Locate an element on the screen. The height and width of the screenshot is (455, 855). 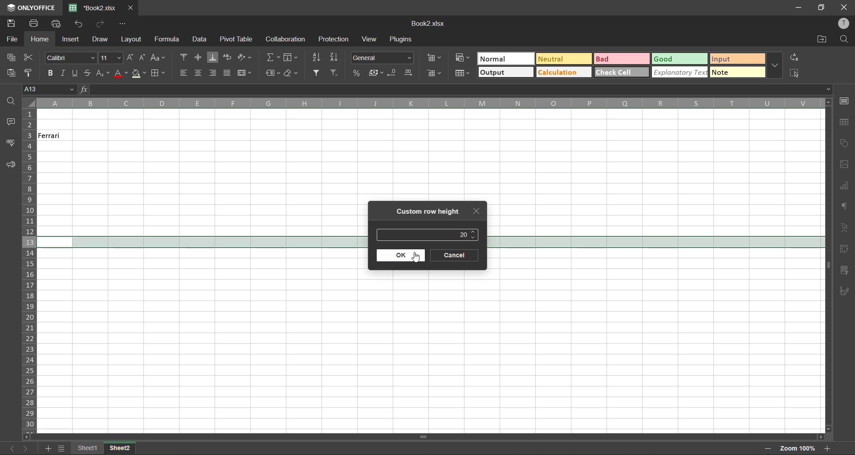
insert is located at coordinates (72, 38).